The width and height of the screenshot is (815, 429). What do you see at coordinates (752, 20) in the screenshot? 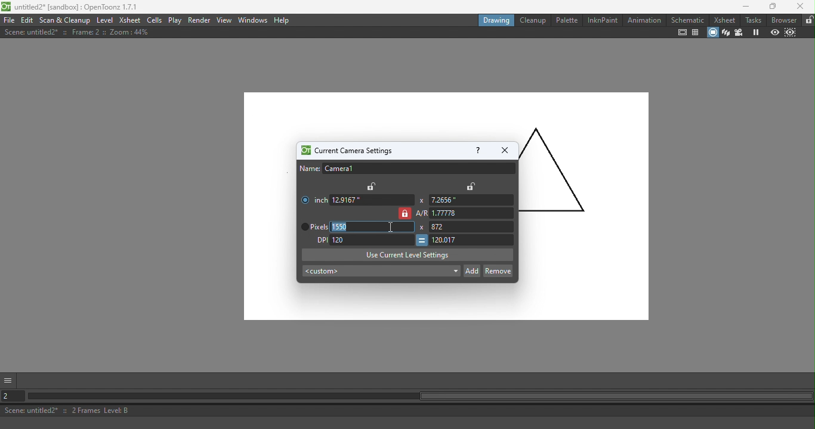
I see `Tasks` at bounding box center [752, 20].